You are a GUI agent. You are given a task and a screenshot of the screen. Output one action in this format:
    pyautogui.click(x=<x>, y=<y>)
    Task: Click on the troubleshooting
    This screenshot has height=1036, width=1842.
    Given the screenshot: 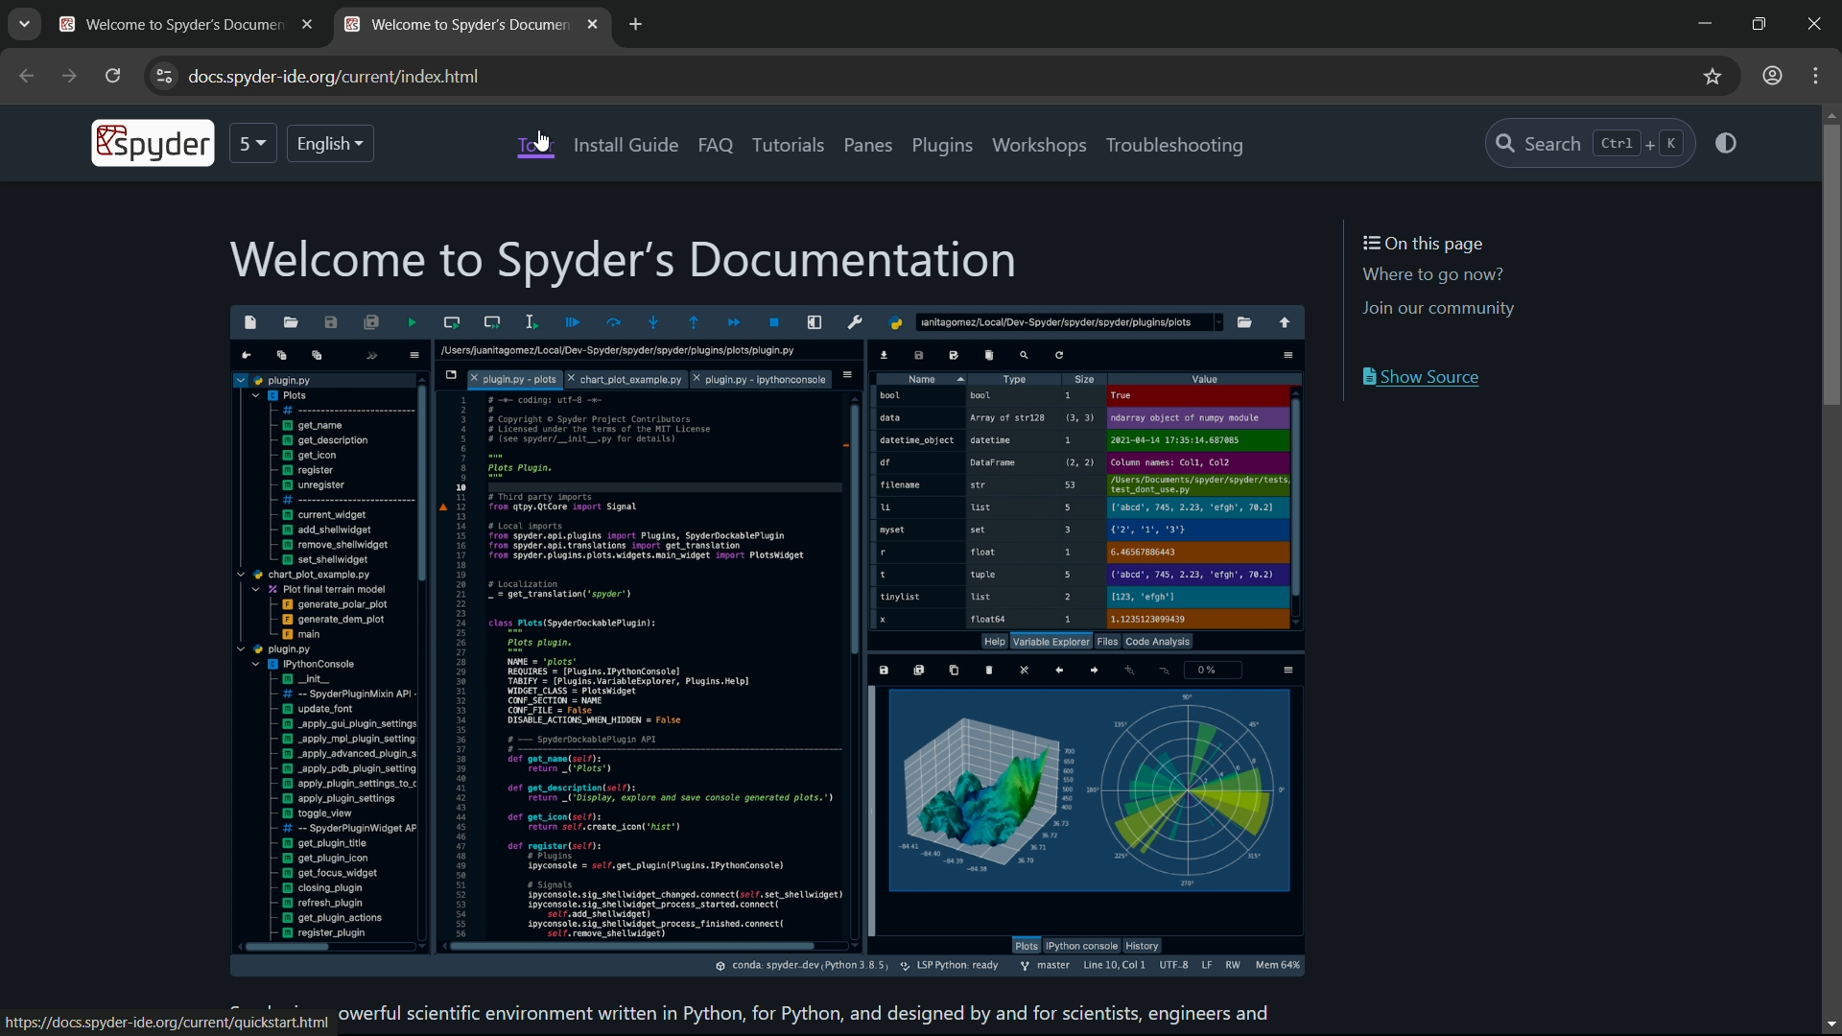 What is the action you would take?
    pyautogui.click(x=1177, y=146)
    